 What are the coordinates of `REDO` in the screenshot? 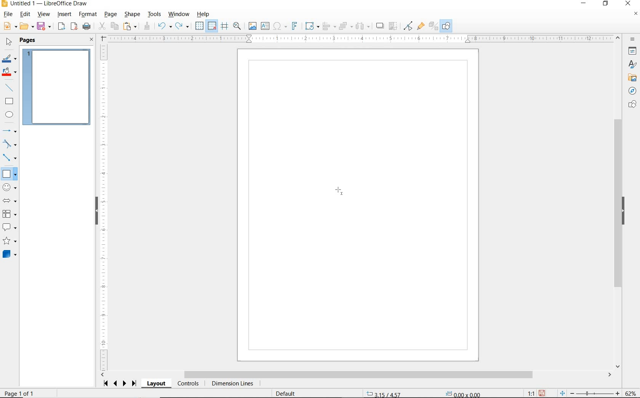 It's located at (184, 26).